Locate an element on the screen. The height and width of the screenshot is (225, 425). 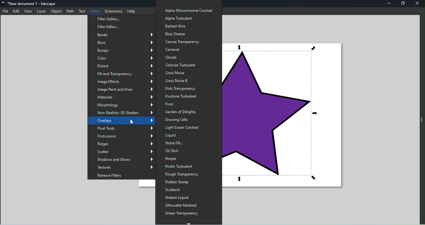
Morphology is located at coordinates (124, 105).